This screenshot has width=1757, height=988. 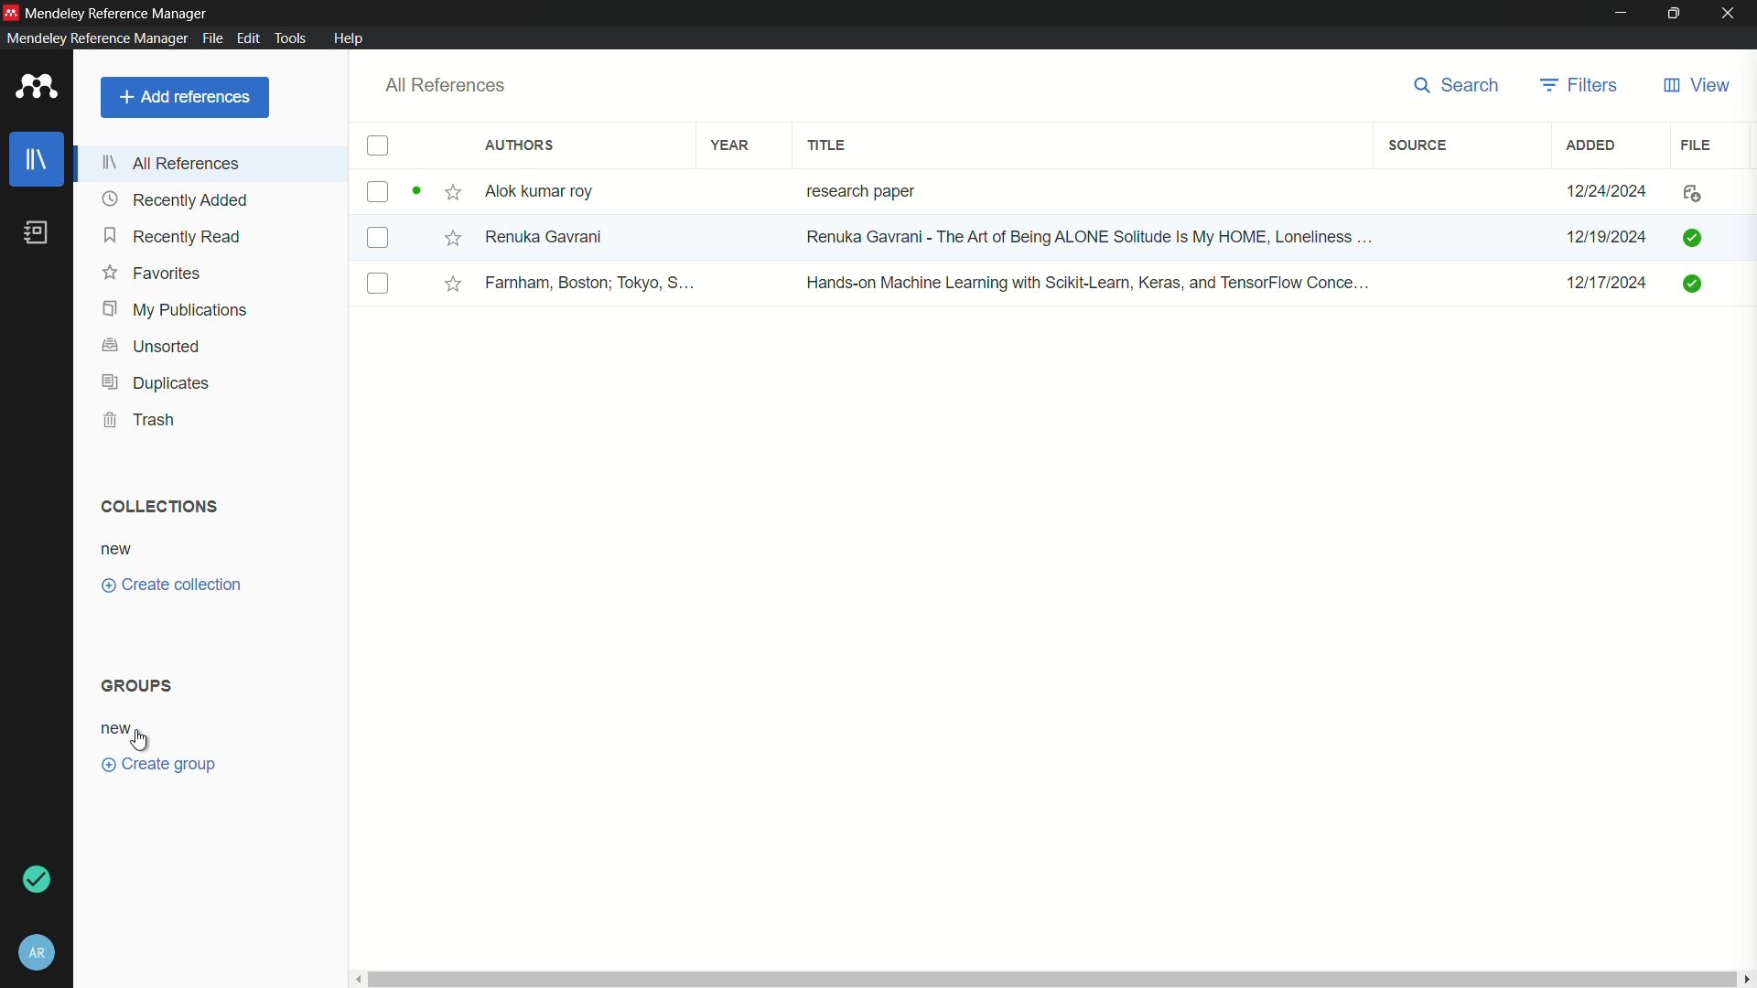 I want to click on added, so click(x=1592, y=145).